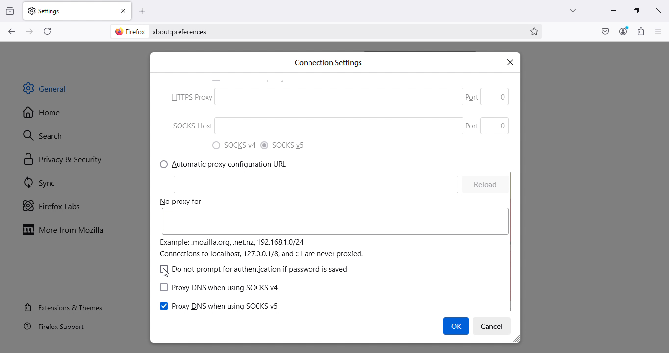 The width and height of the screenshot is (669, 353). I want to click on Cleon 0, so click(486, 187).